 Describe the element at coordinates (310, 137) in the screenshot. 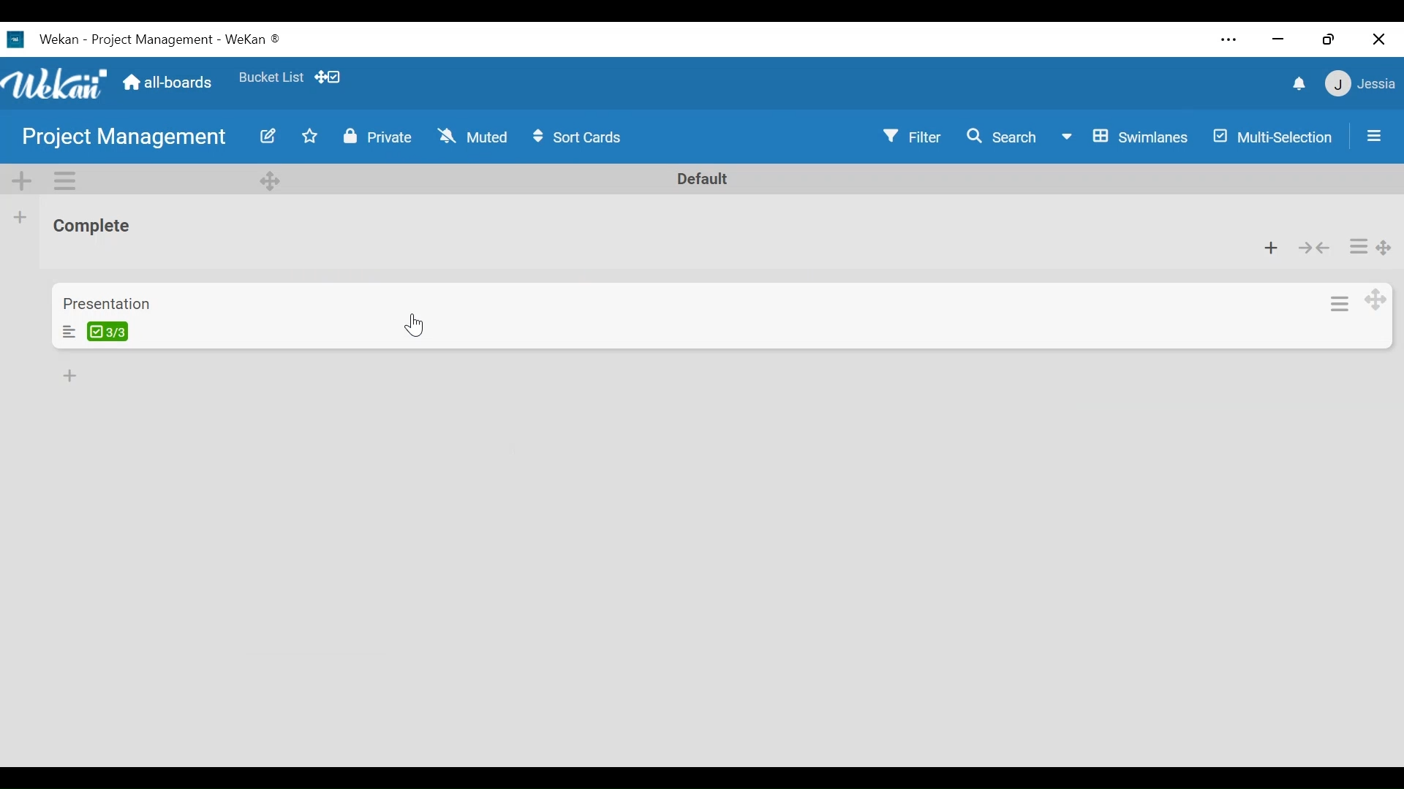

I see `Toggle favorites` at that location.